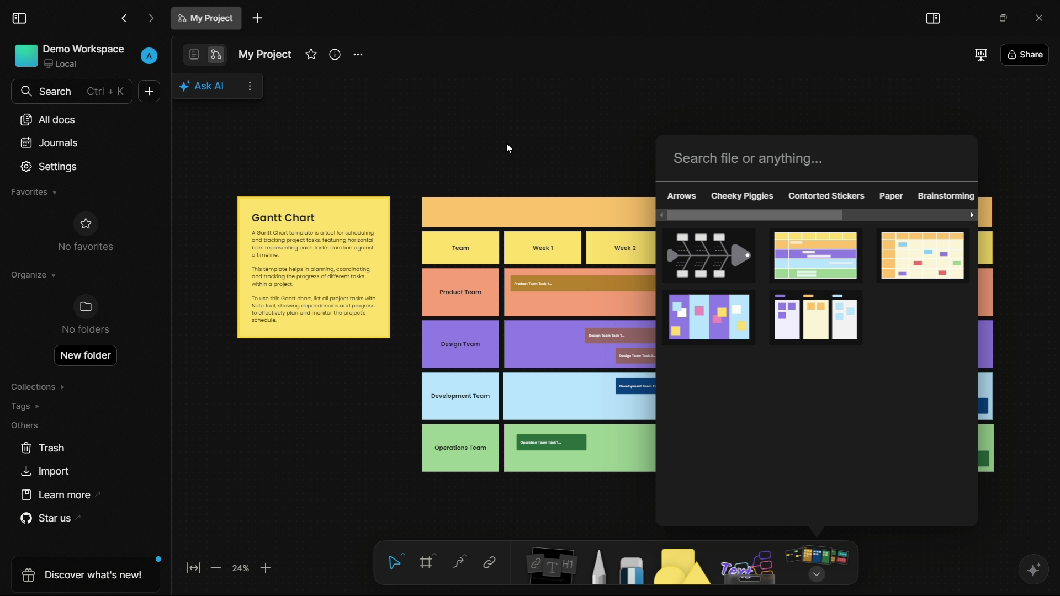 This screenshot has width=1060, height=596. I want to click on document name, so click(265, 56).